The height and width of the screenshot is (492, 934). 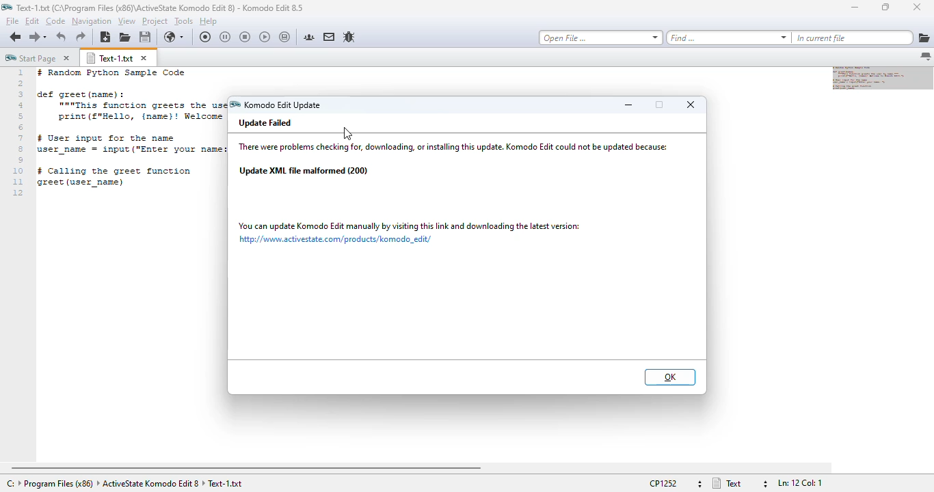 What do you see at coordinates (852, 38) in the screenshot?
I see `in current file` at bounding box center [852, 38].